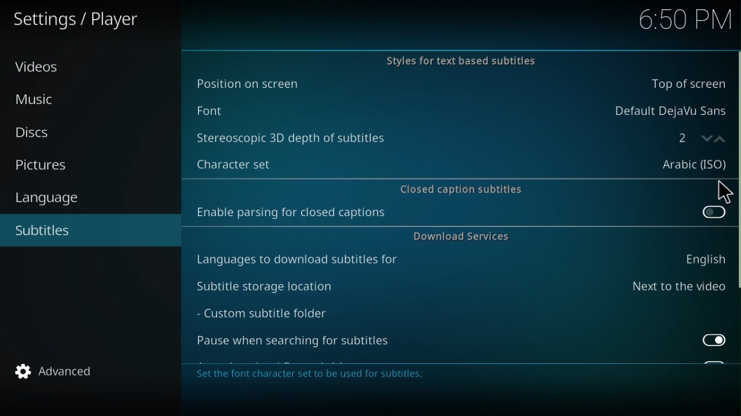 The width and height of the screenshot is (741, 416). Describe the element at coordinates (89, 20) in the screenshot. I see `Settings/player` at that location.